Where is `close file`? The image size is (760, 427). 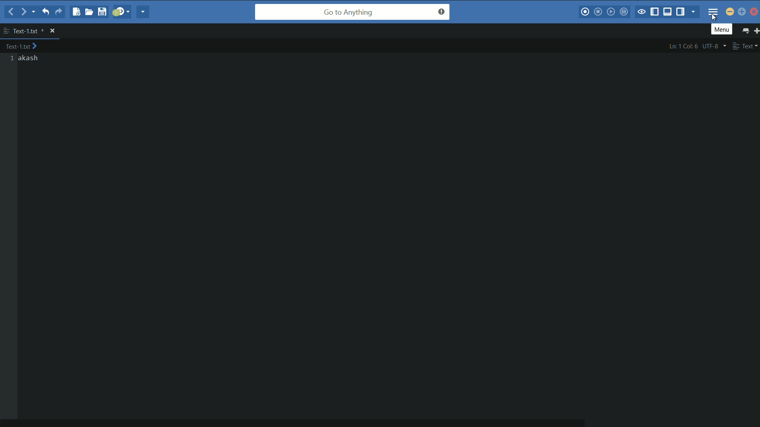
close file is located at coordinates (52, 31).